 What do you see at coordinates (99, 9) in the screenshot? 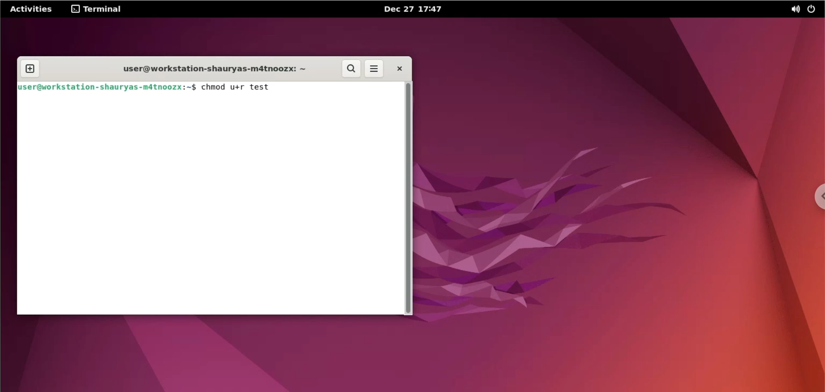
I see `terminal` at bounding box center [99, 9].